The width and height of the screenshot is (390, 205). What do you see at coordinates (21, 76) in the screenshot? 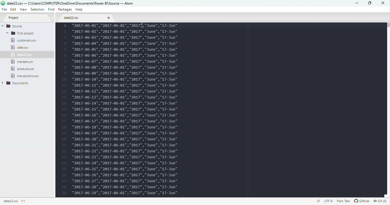
I see `Folder` at bounding box center [21, 76].